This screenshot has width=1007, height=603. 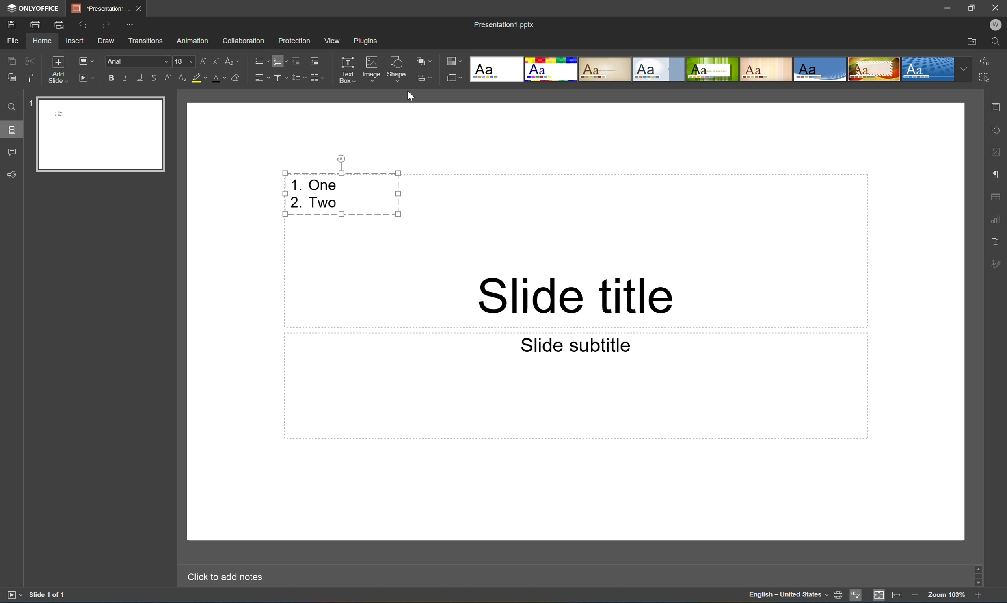 What do you see at coordinates (217, 60) in the screenshot?
I see `Decrement font size` at bounding box center [217, 60].